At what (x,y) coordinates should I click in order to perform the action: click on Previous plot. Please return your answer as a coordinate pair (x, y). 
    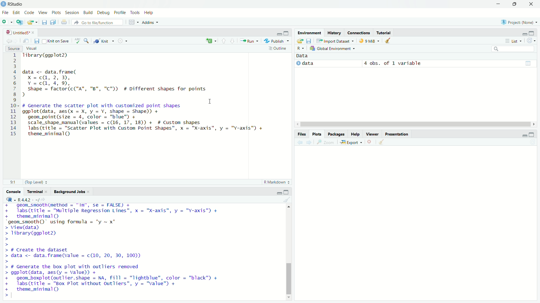
    Looking at the image, I should click on (300, 142).